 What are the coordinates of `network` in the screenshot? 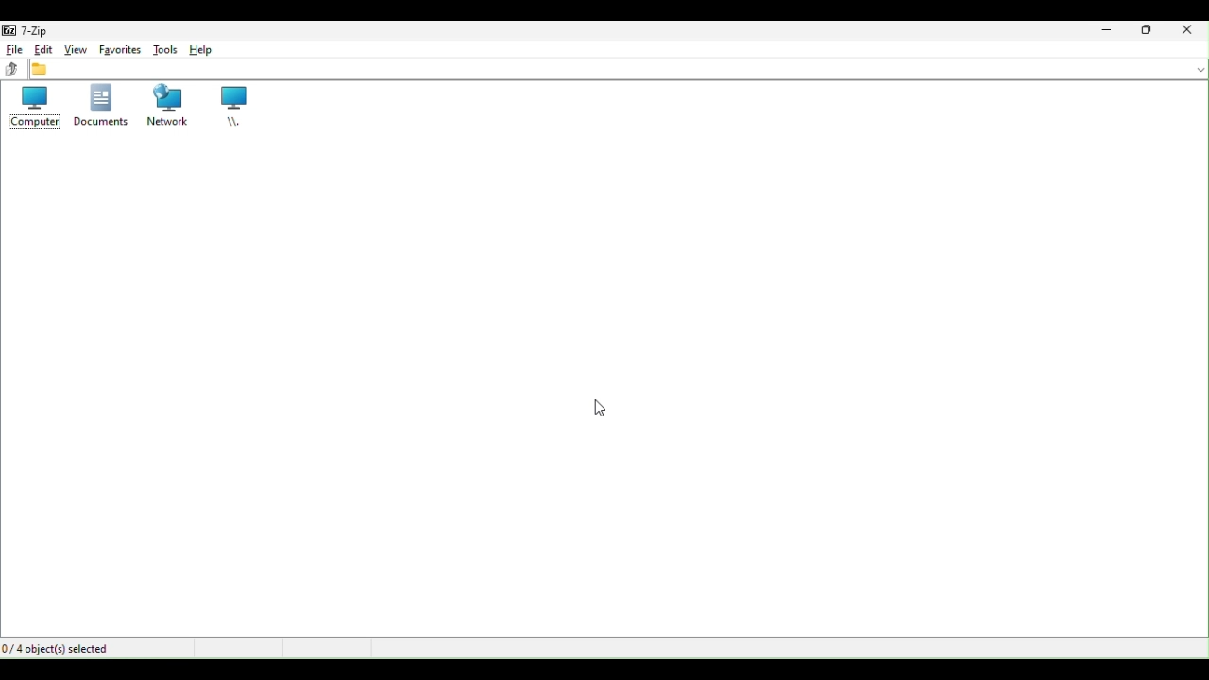 It's located at (163, 106).